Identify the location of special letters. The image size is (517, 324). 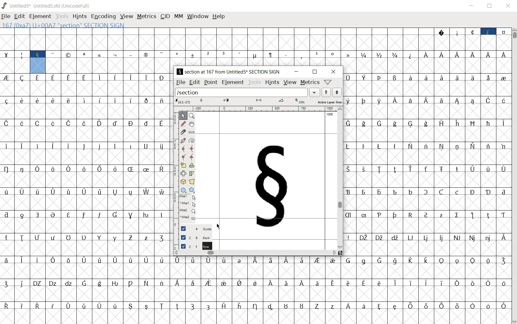
(85, 192).